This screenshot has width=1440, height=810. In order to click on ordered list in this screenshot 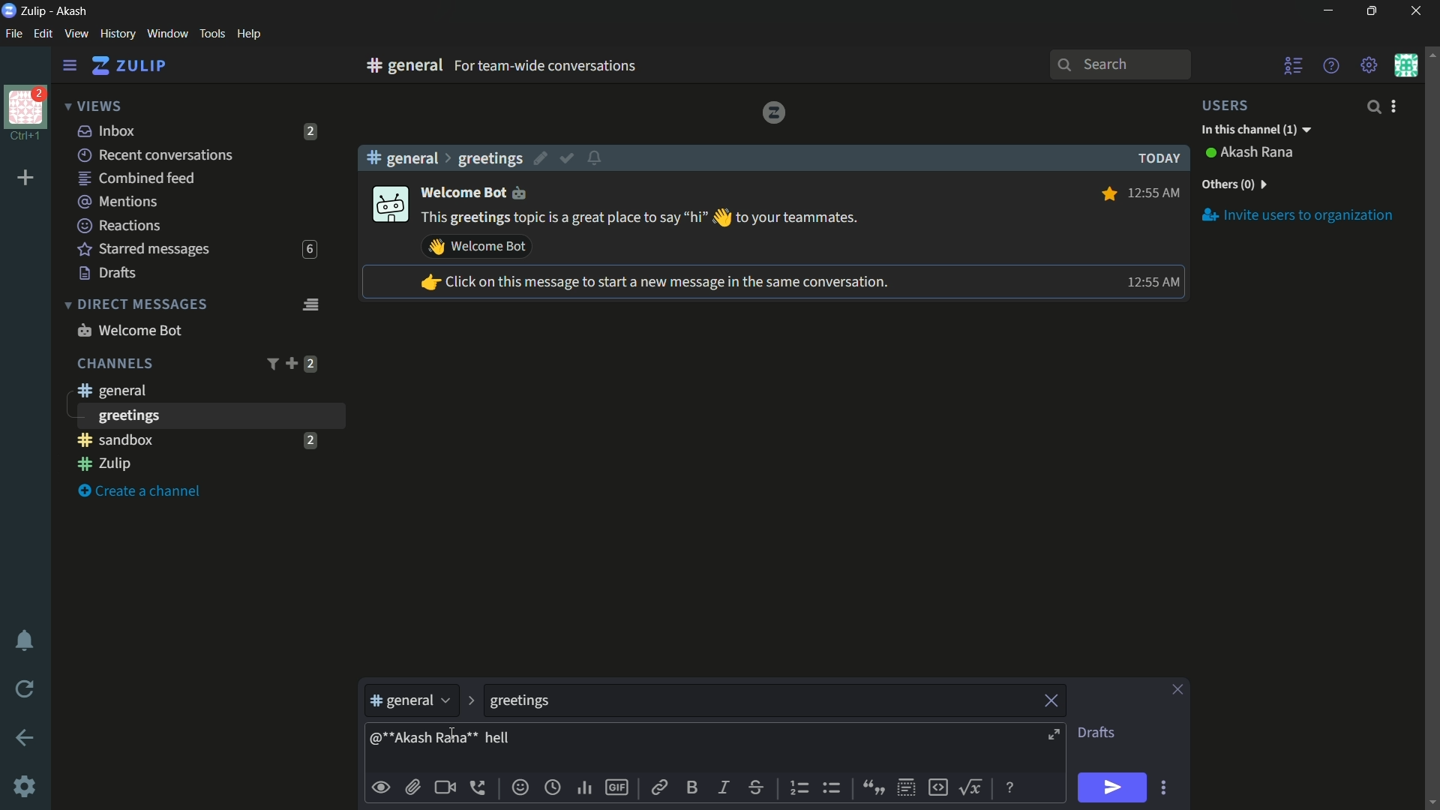, I will do `click(802, 788)`.